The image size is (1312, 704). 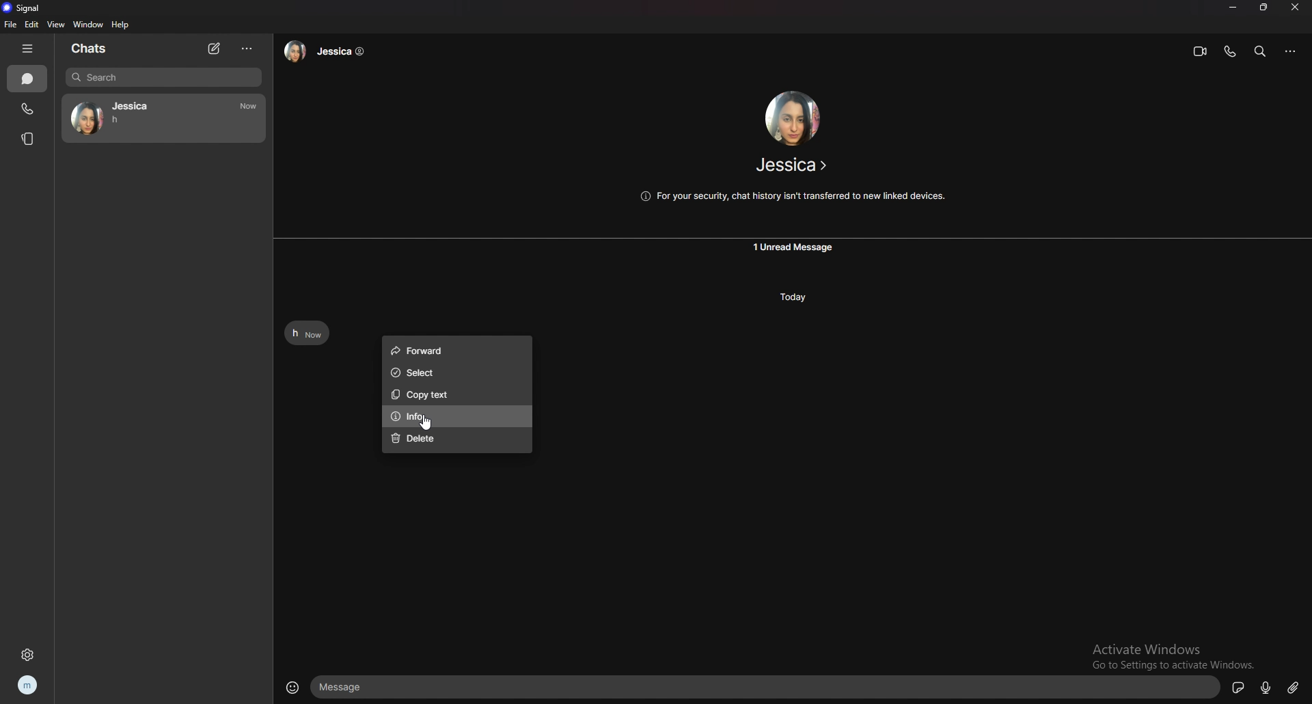 What do you see at coordinates (1229, 53) in the screenshot?
I see `voice call` at bounding box center [1229, 53].